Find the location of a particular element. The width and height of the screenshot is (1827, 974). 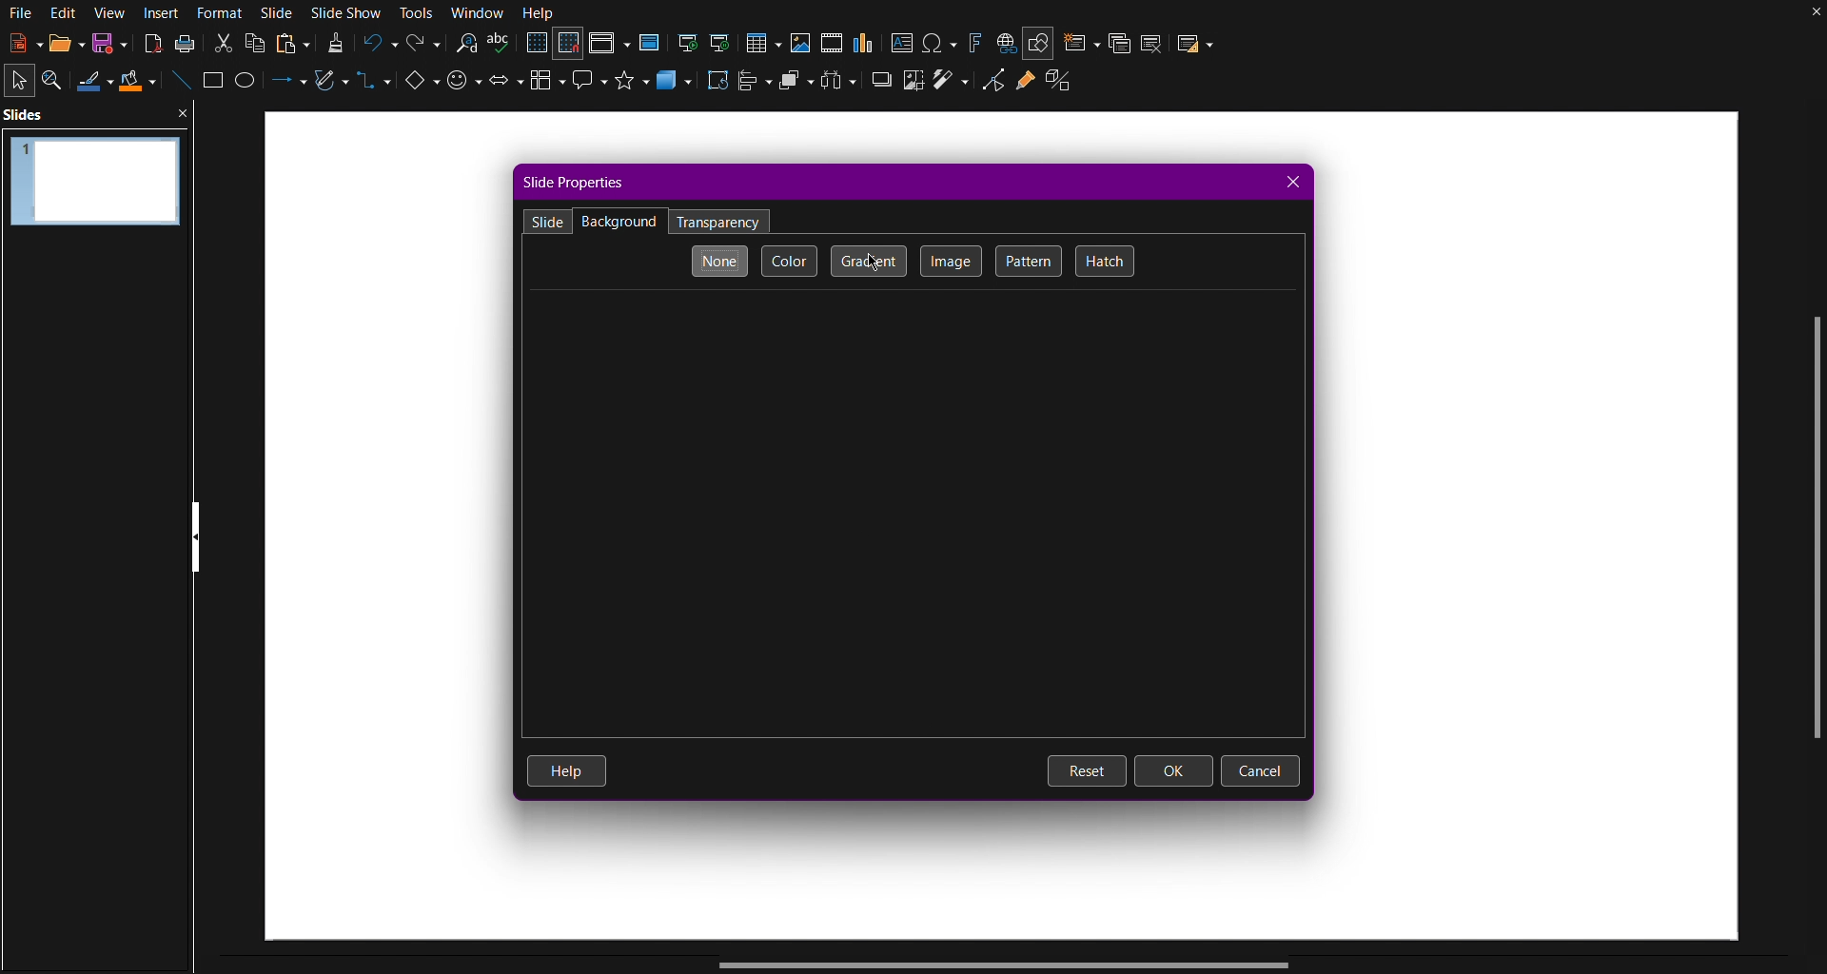

Search and Replace is located at coordinates (465, 44).